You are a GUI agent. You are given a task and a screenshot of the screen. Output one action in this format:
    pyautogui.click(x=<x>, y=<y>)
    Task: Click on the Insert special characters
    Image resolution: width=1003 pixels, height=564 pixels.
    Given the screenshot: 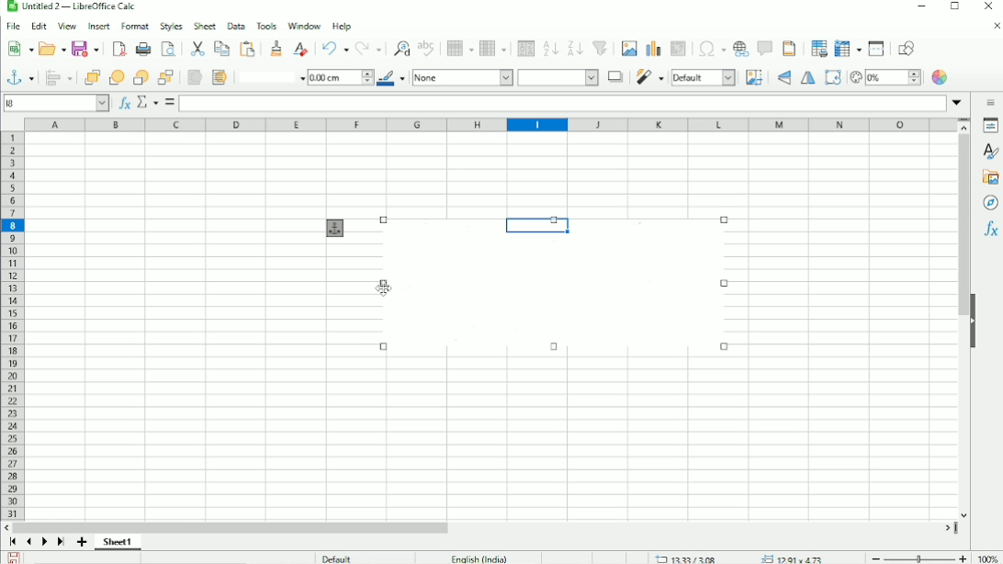 What is the action you would take?
    pyautogui.click(x=709, y=49)
    